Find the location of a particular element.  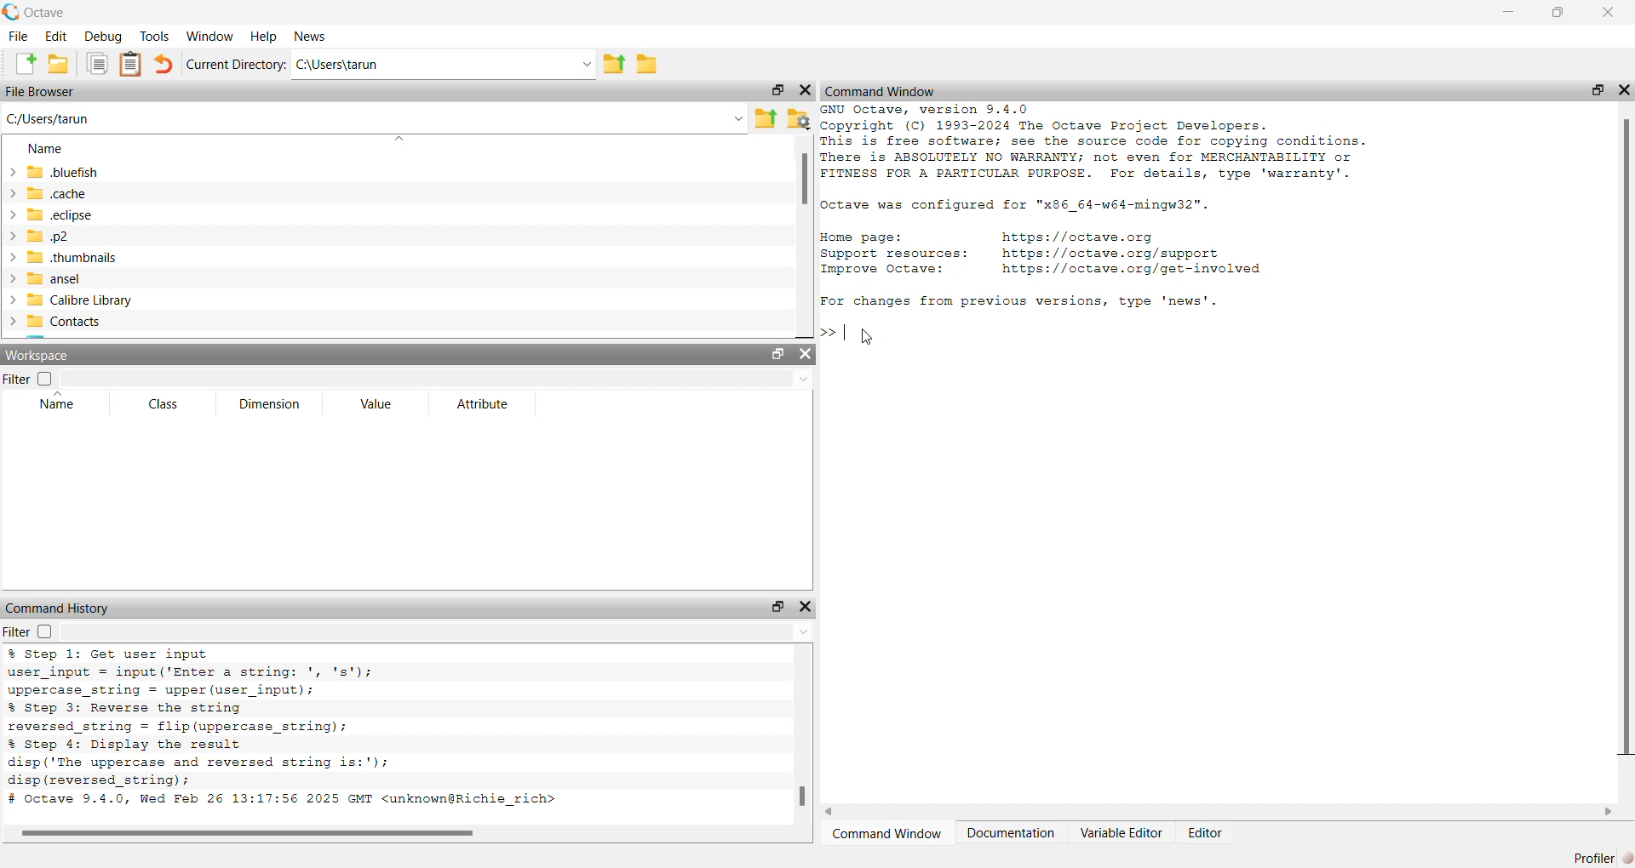

name is located at coordinates (40, 405).